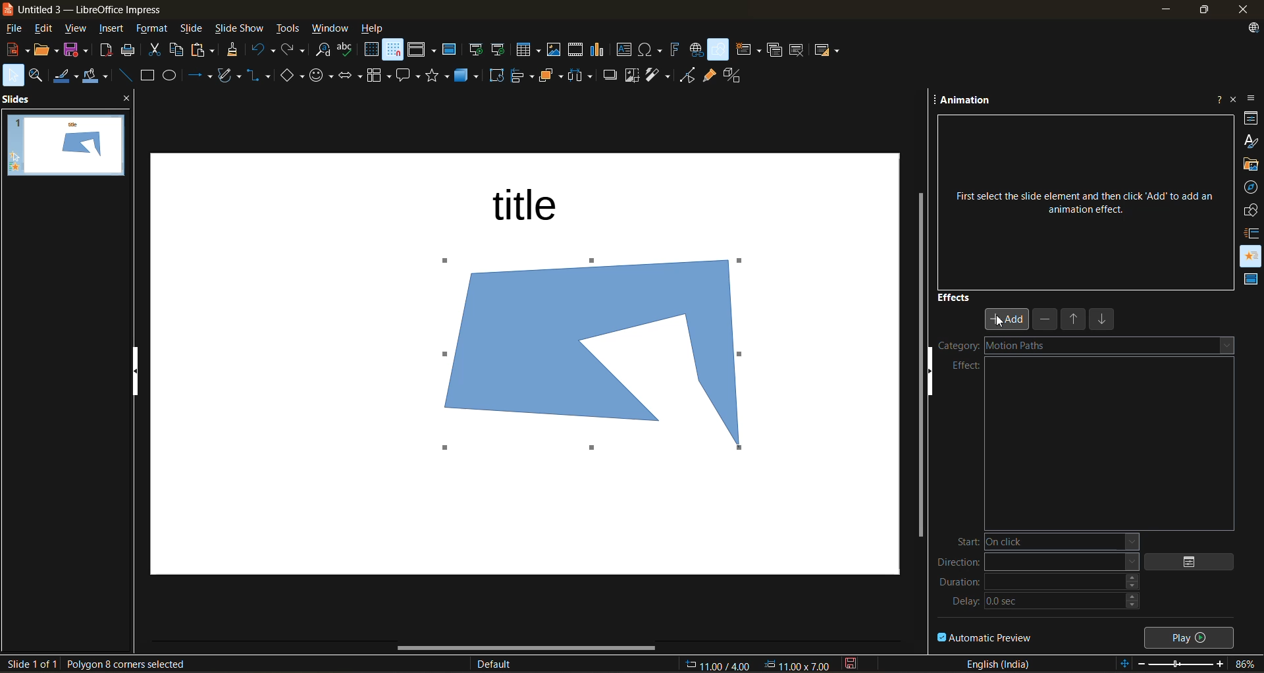  Describe the element at coordinates (709, 76) in the screenshot. I see `show gluepoint functions` at that location.